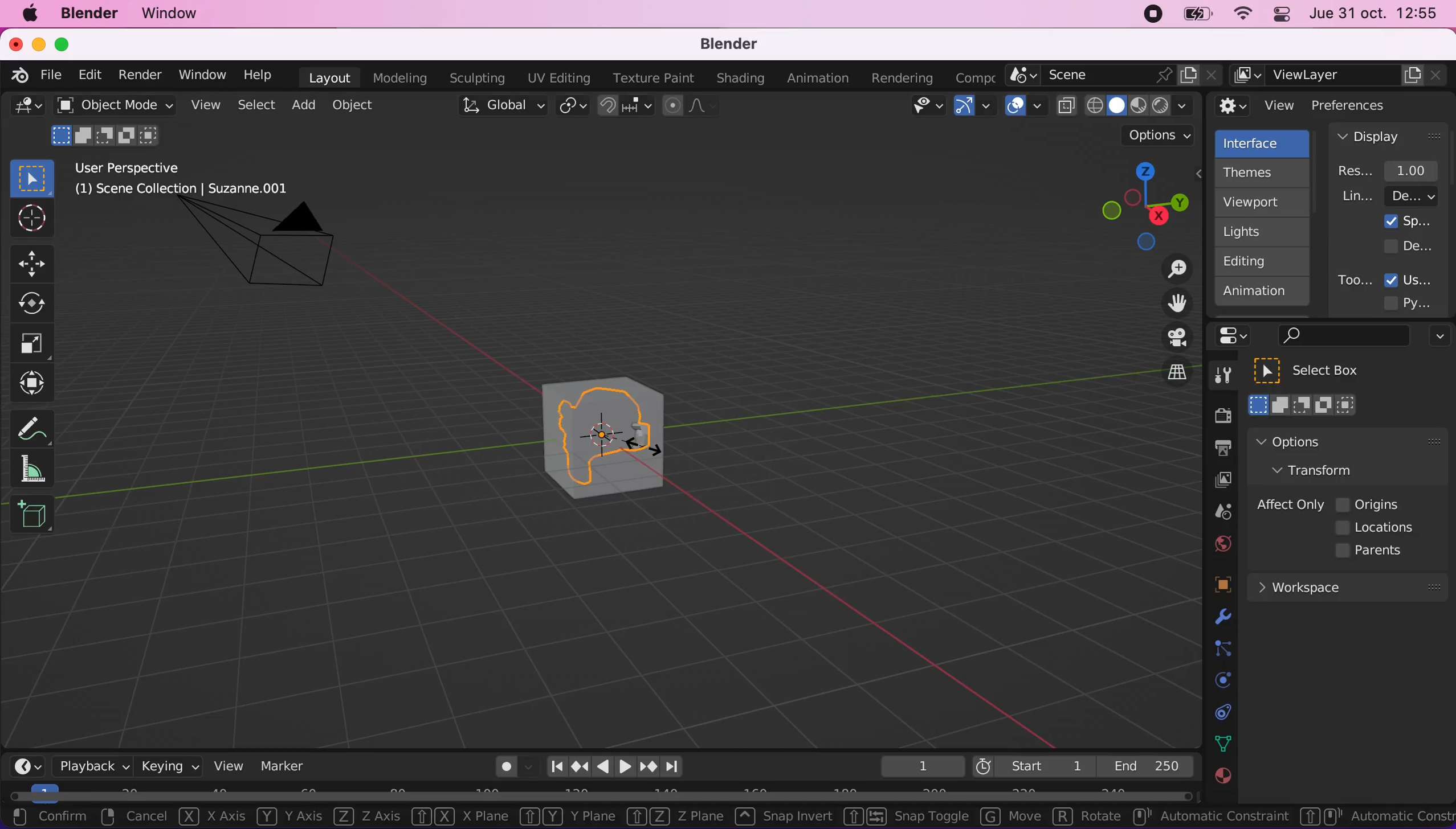 This screenshot has height=829, width=1456. Describe the element at coordinates (1141, 206) in the screenshot. I see `click, shortcut, drag` at that location.